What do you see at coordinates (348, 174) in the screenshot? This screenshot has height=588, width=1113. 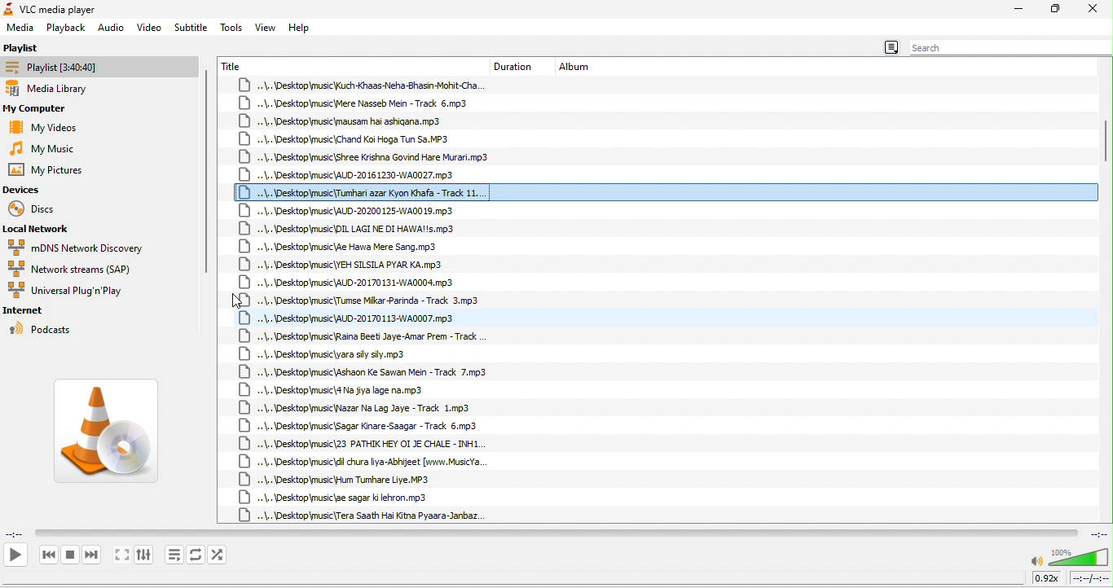 I see `\..\Desktop\music\AUD-20161230-WA0027.mp3` at bounding box center [348, 174].